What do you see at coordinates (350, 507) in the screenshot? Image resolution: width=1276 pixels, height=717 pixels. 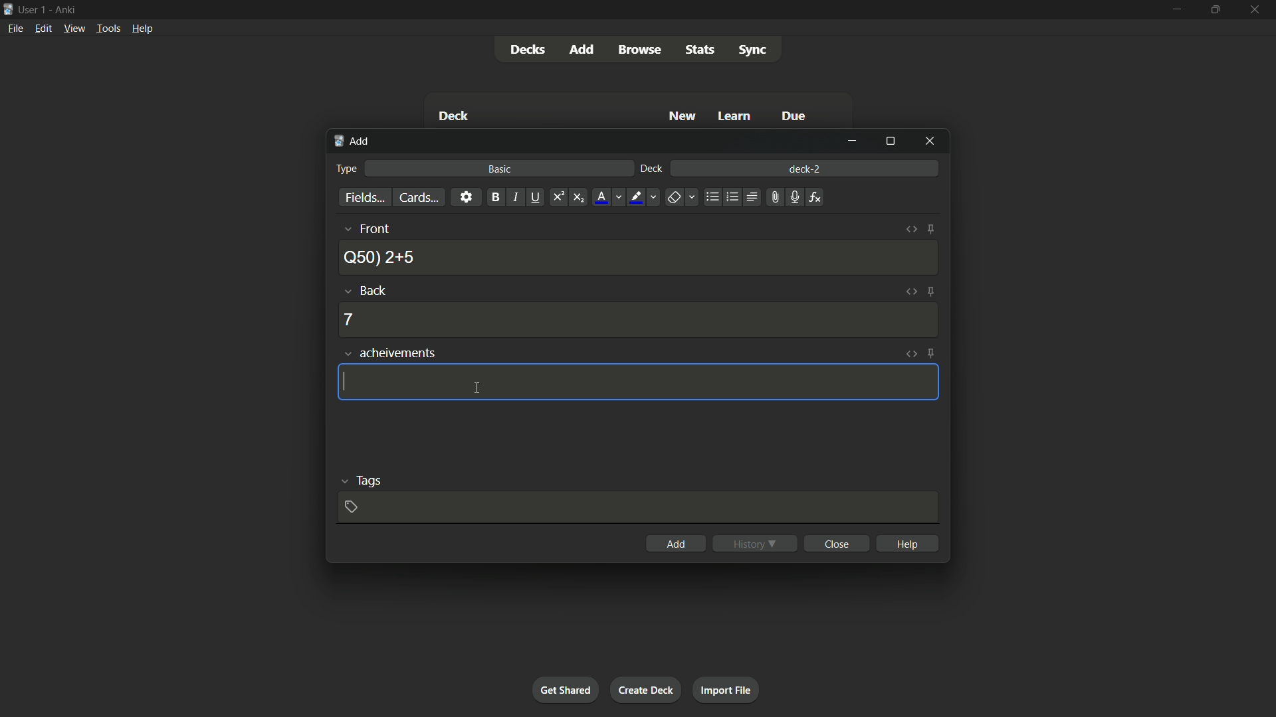 I see `add tag` at bounding box center [350, 507].